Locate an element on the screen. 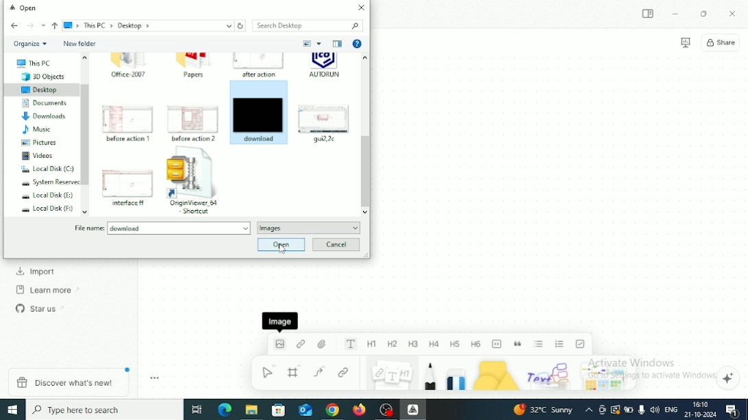 The image size is (748, 420). Downloads is located at coordinates (39, 116).